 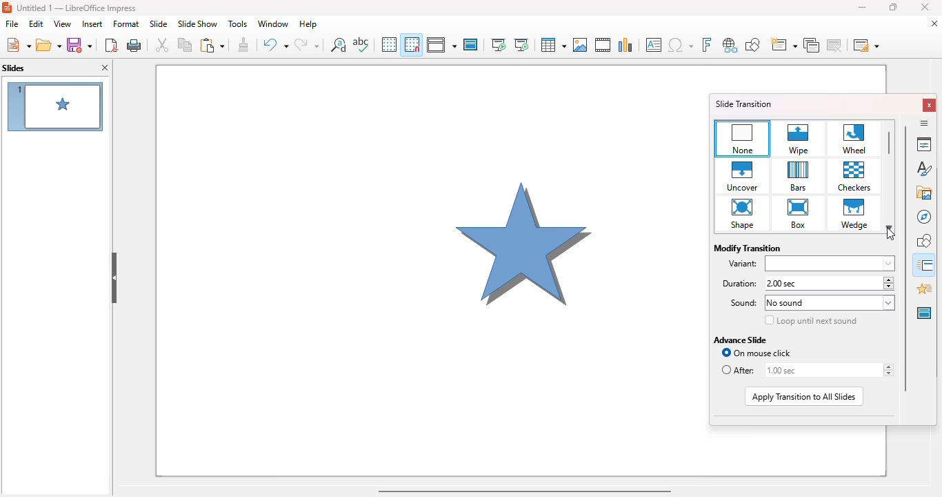 What do you see at coordinates (552, 44) in the screenshot?
I see `table` at bounding box center [552, 44].